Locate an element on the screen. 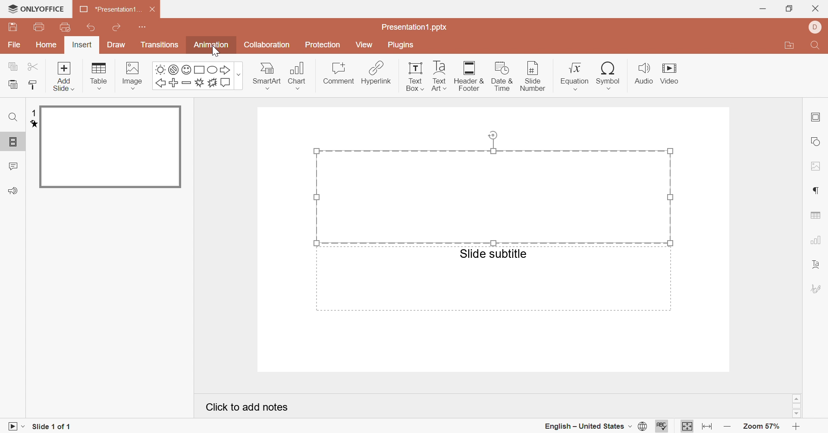  signature settings is located at coordinates (816, 288).